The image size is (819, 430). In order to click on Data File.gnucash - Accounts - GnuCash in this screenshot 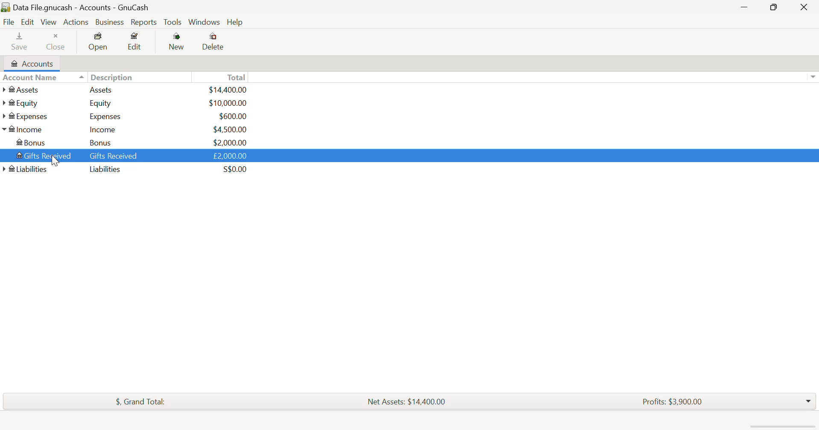, I will do `click(77, 7)`.